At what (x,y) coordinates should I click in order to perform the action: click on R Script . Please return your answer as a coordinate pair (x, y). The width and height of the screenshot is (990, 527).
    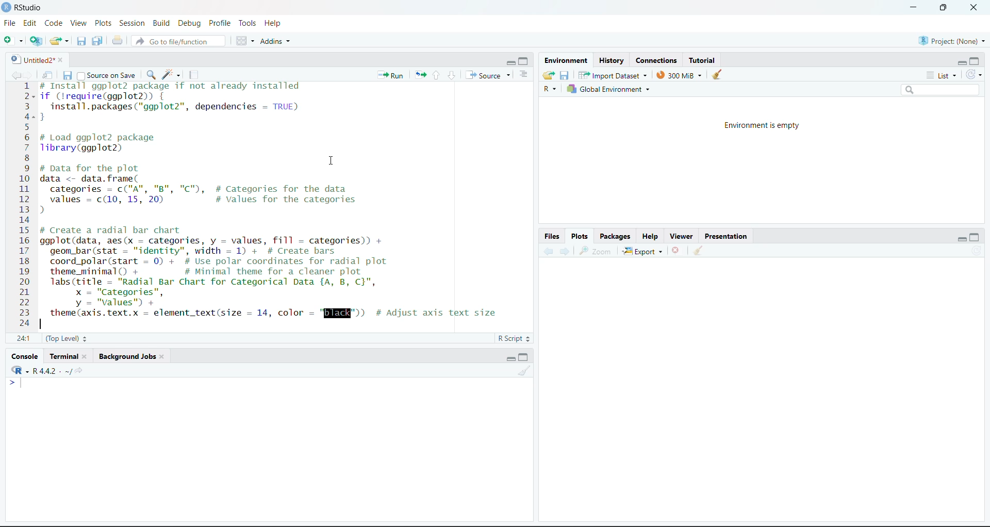
    Looking at the image, I should click on (510, 338).